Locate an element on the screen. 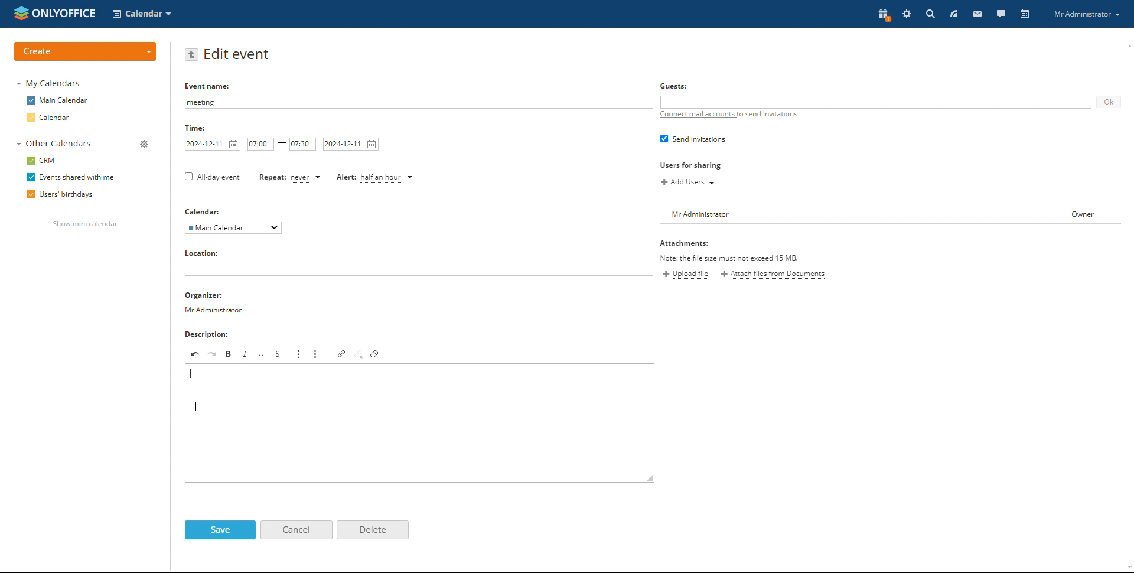  redo is located at coordinates (213, 353).